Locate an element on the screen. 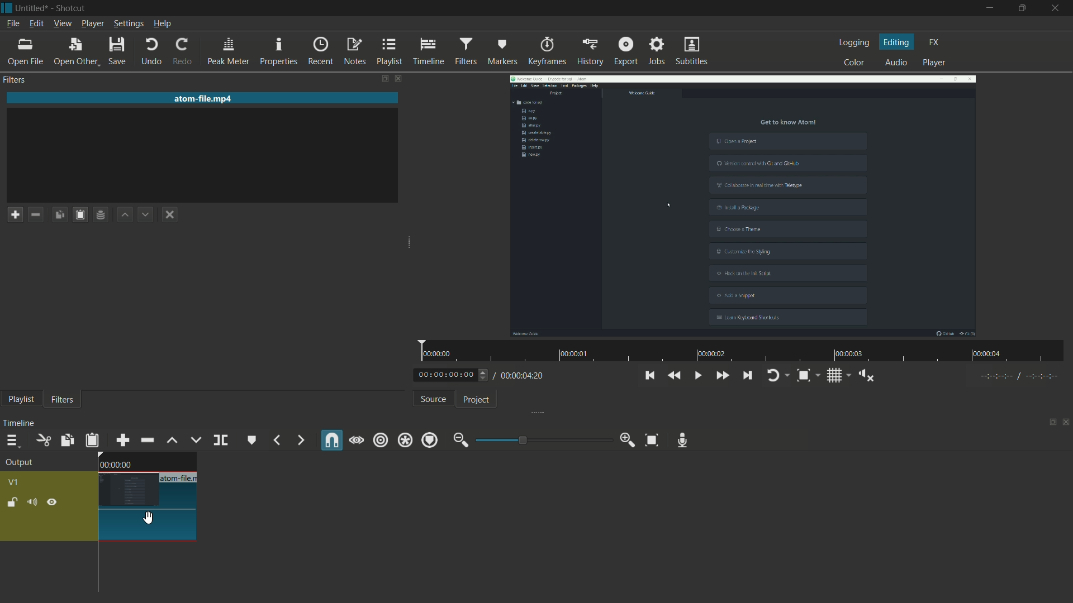 Image resolution: width=1073 pixels, height=603 pixels. redo is located at coordinates (181, 52).